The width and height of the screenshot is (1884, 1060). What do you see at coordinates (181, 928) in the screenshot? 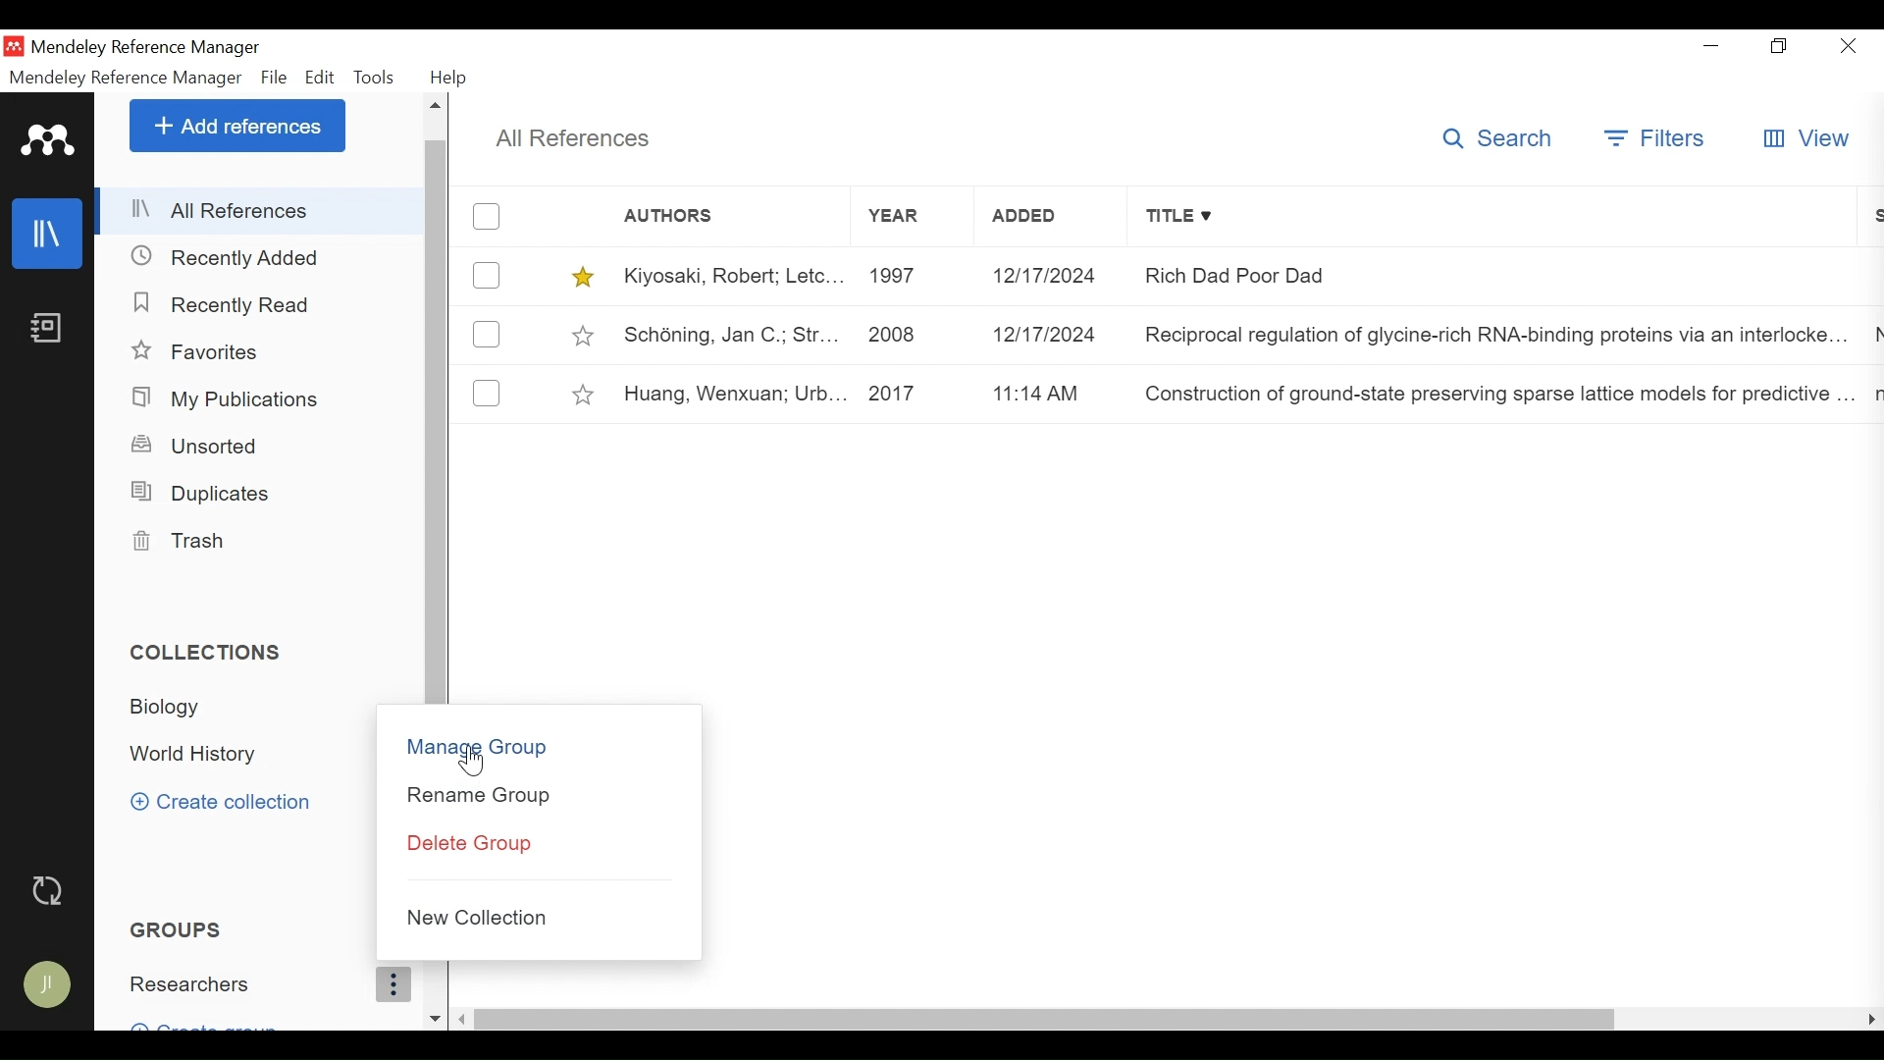
I see `Groups` at bounding box center [181, 928].